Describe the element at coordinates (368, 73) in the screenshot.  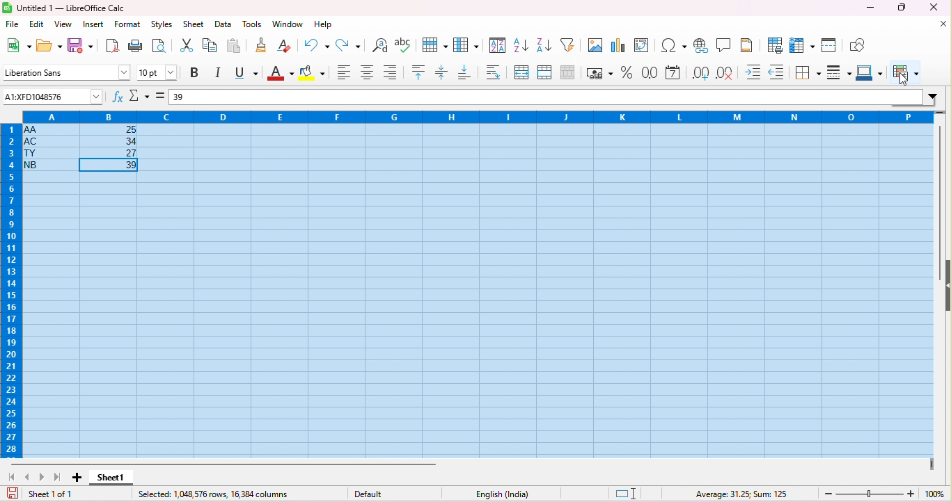
I see `align center` at that location.